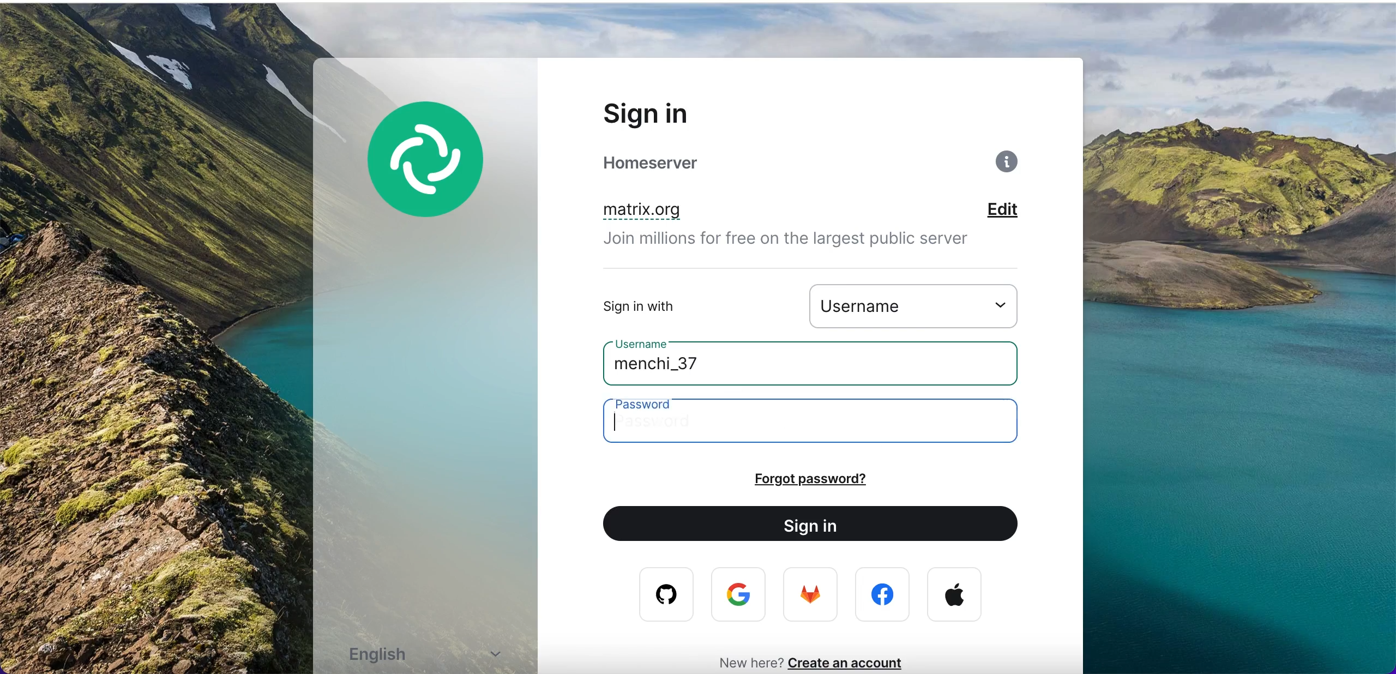  Describe the element at coordinates (675, 113) in the screenshot. I see `sign in` at that location.